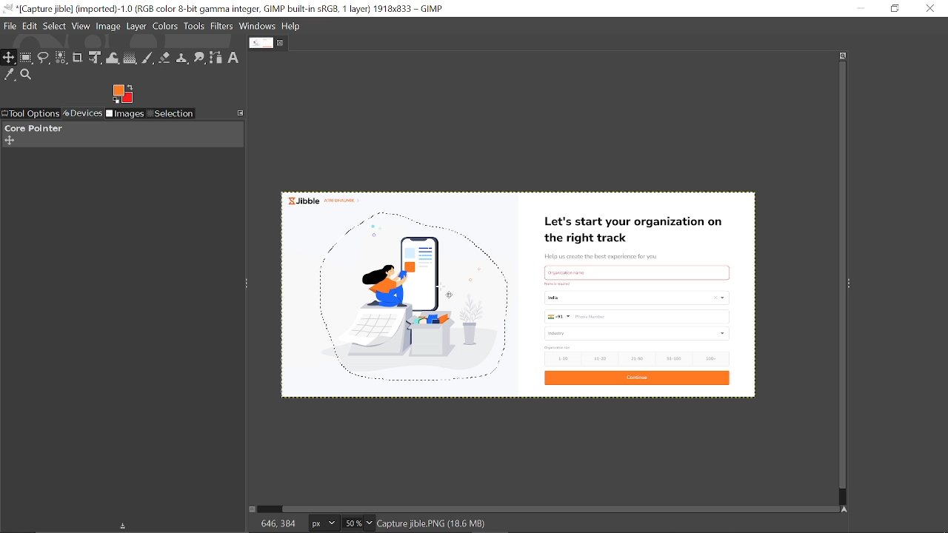 Image resolution: width=948 pixels, height=533 pixels. Describe the element at coordinates (10, 76) in the screenshot. I see `Color picker tool` at that location.